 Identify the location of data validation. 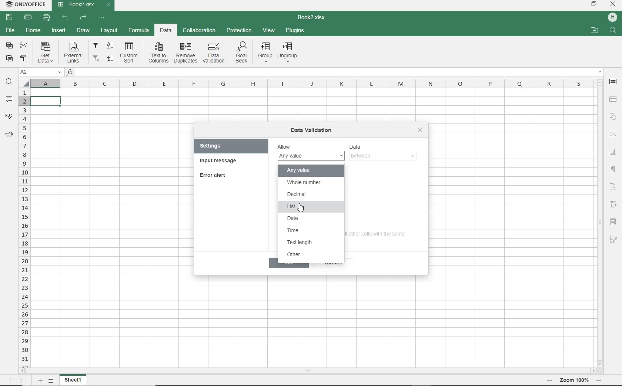
(313, 129).